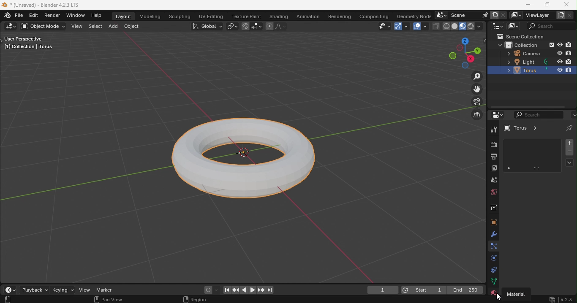  What do you see at coordinates (569, 53) in the screenshot?
I see `Disable in renders` at bounding box center [569, 53].